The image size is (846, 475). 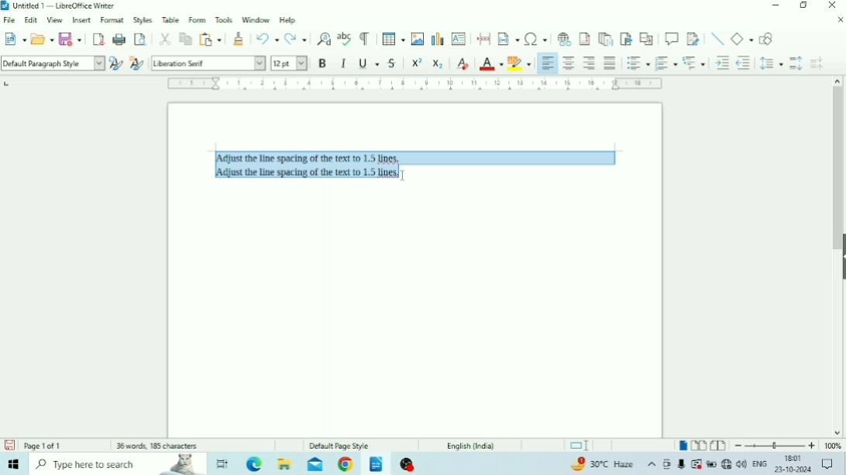 What do you see at coordinates (610, 63) in the screenshot?
I see `Justified` at bounding box center [610, 63].